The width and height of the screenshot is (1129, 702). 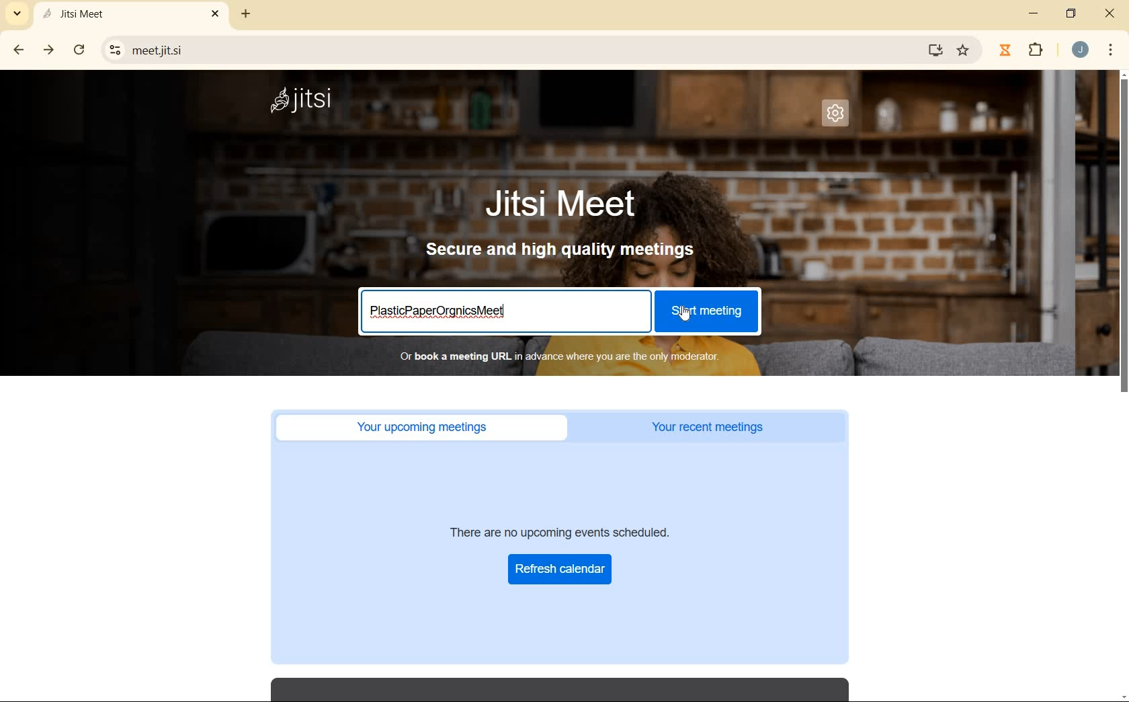 What do you see at coordinates (835, 114) in the screenshot?
I see `settings` at bounding box center [835, 114].